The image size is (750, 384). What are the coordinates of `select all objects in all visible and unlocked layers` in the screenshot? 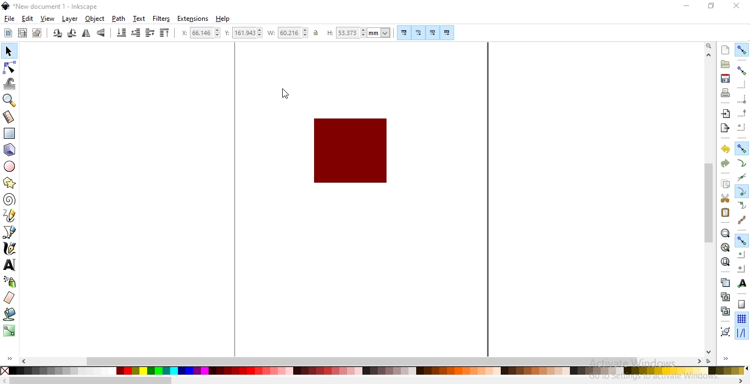 It's located at (22, 34).